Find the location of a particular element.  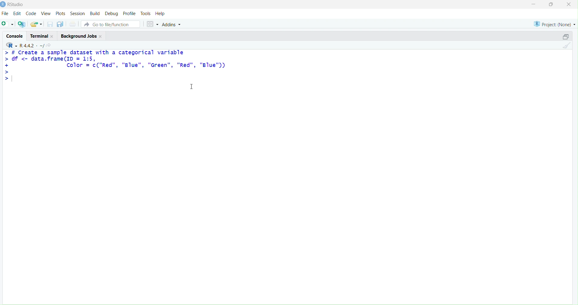

addins is located at coordinates (173, 25).